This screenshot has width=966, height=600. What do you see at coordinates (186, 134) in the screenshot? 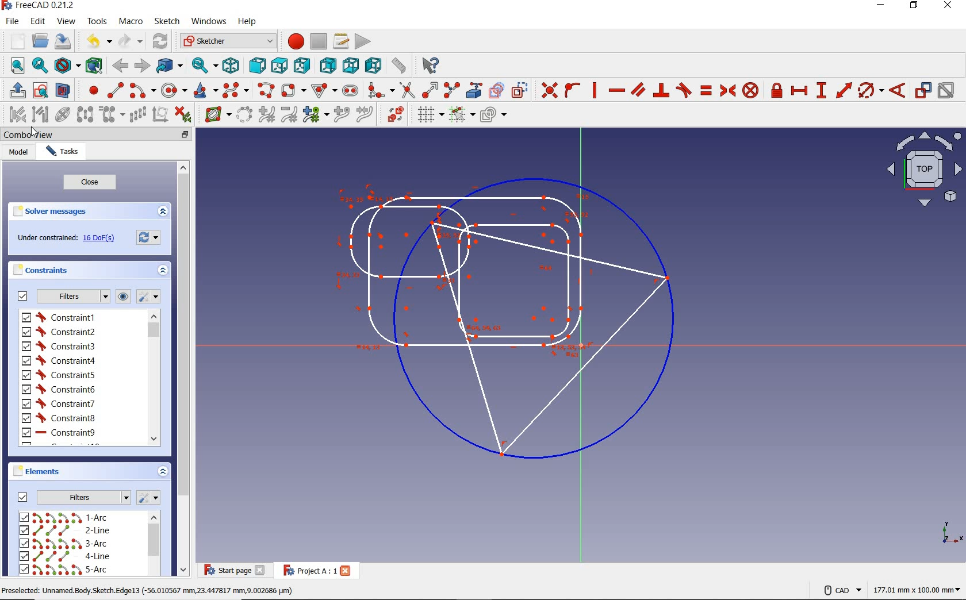
I see `restore down` at bounding box center [186, 134].